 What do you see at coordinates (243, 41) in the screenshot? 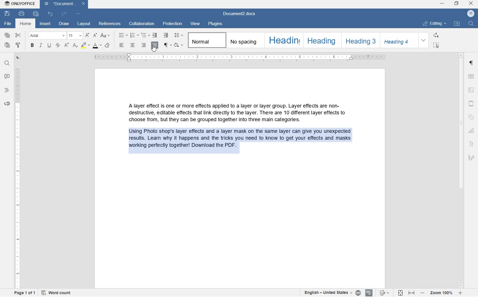
I see `NO SPACING` at bounding box center [243, 41].